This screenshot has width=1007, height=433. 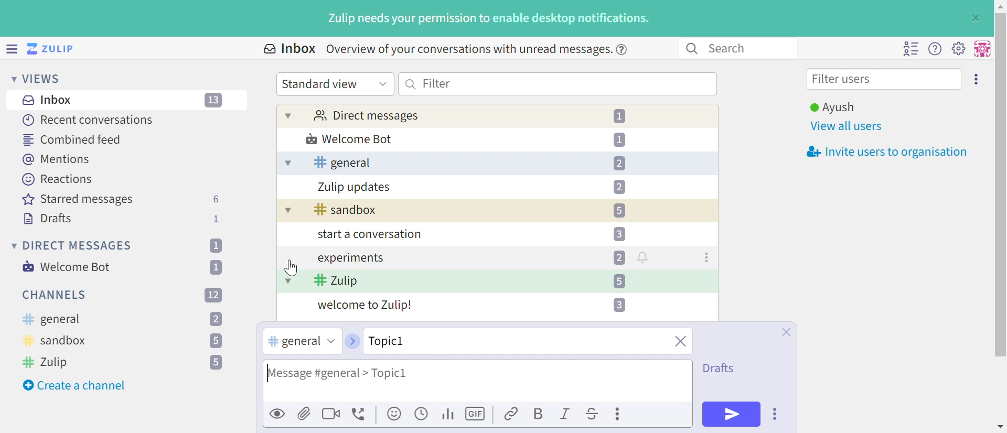 I want to click on Help menu, so click(x=935, y=49).